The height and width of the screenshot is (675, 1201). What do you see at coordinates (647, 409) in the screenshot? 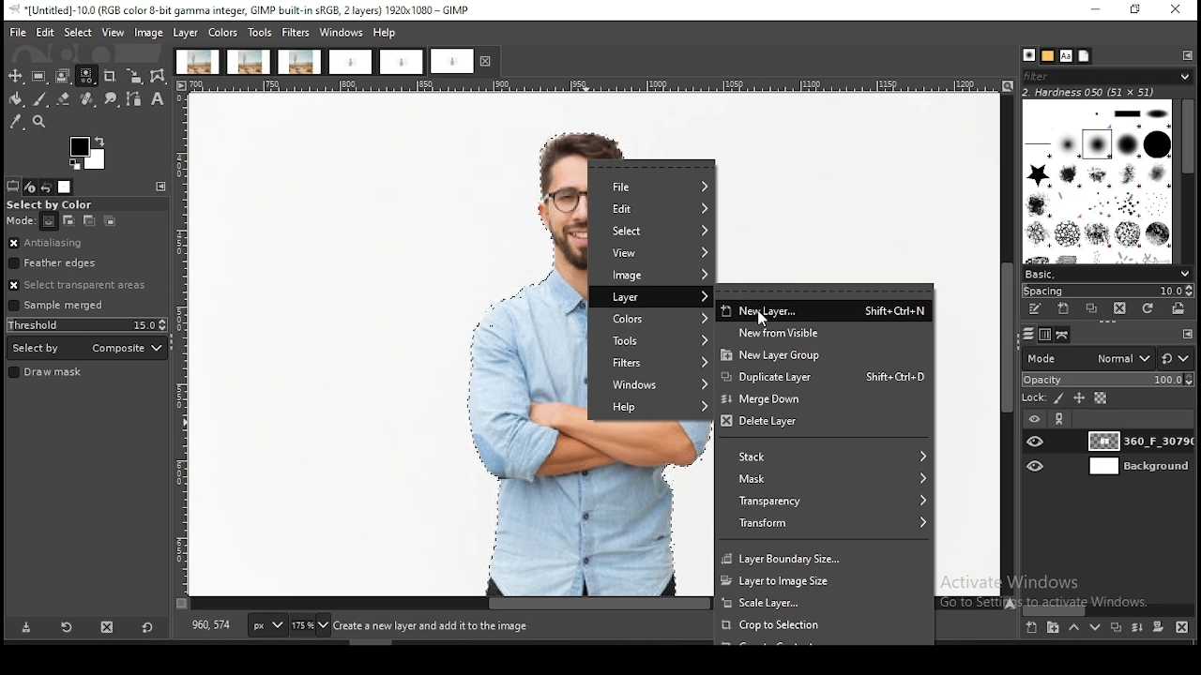
I see `help` at bounding box center [647, 409].